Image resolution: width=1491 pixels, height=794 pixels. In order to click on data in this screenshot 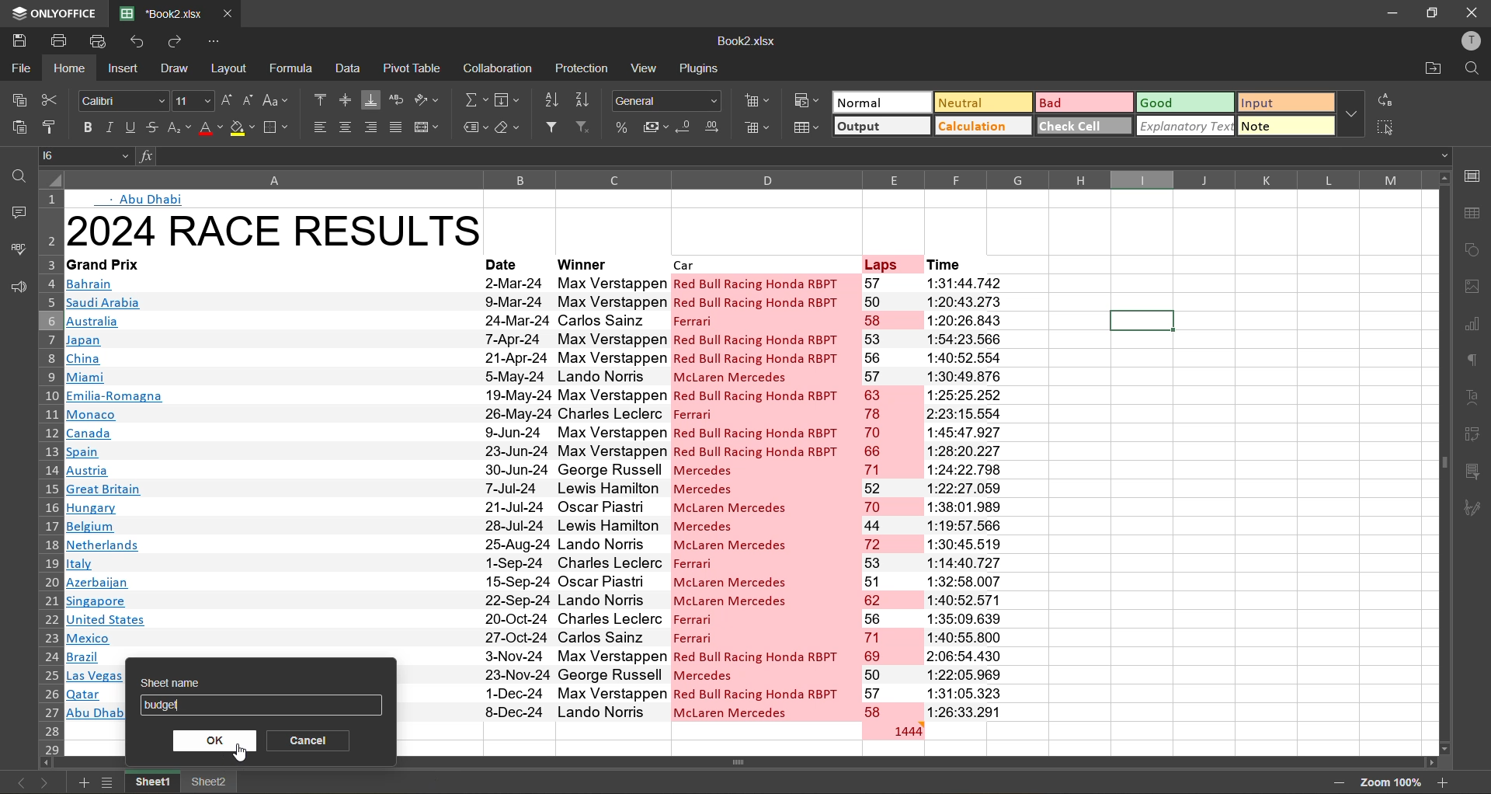, I will do `click(349, 71)`.